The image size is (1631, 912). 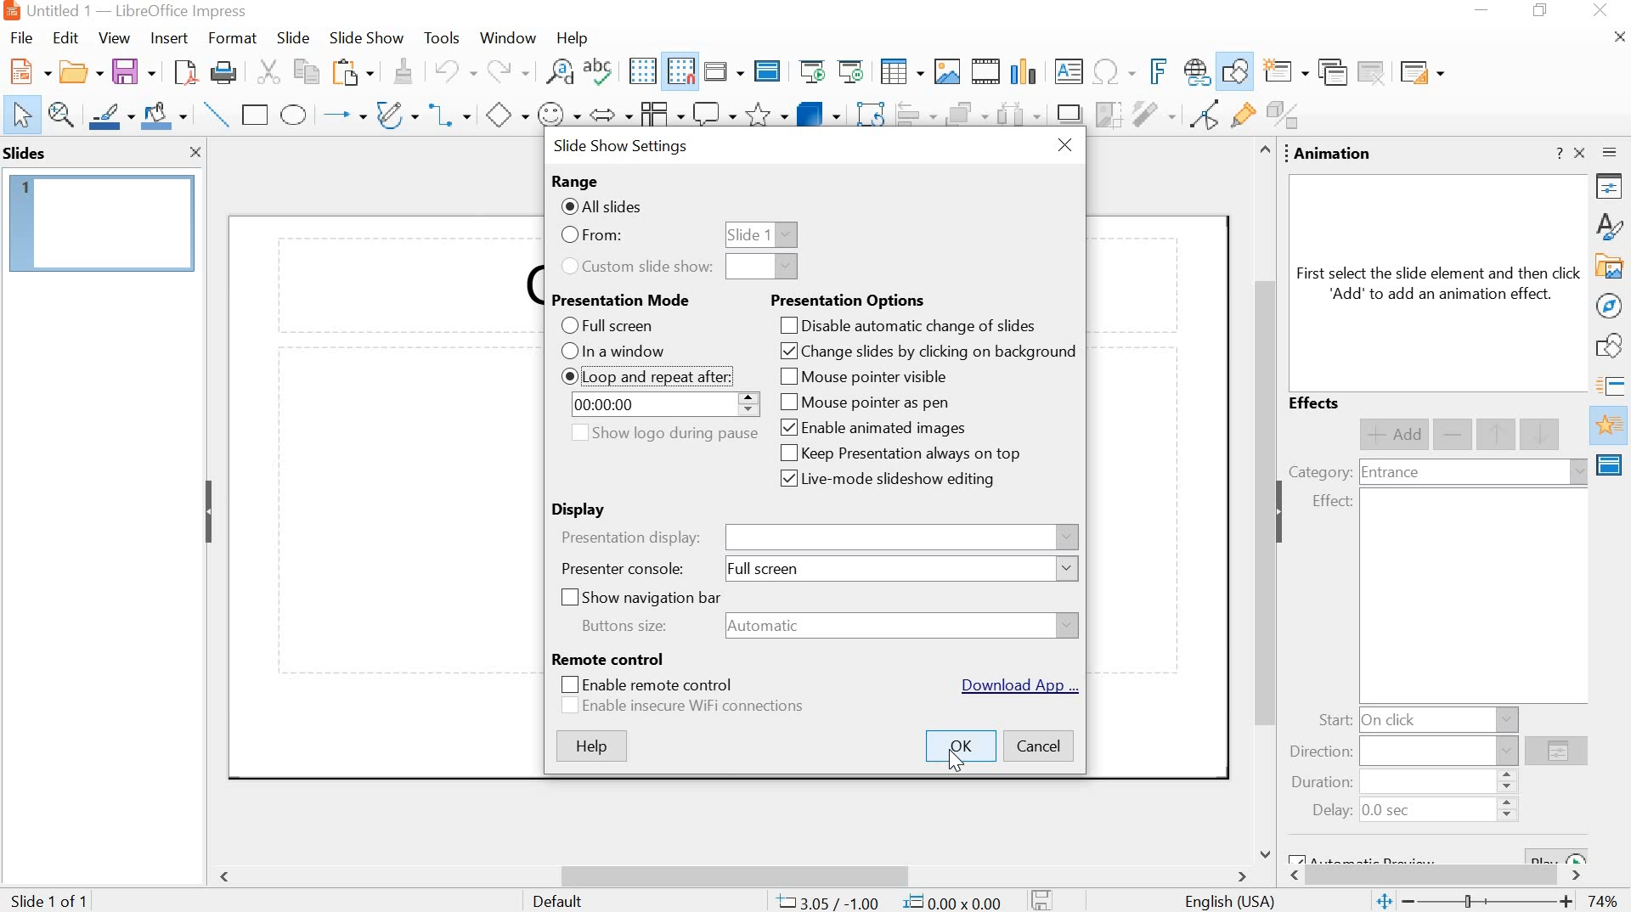 What do you see at coordinates (558, 116) in the screenshot?
I see `symbol shapes` at bounding box center [558, 116].